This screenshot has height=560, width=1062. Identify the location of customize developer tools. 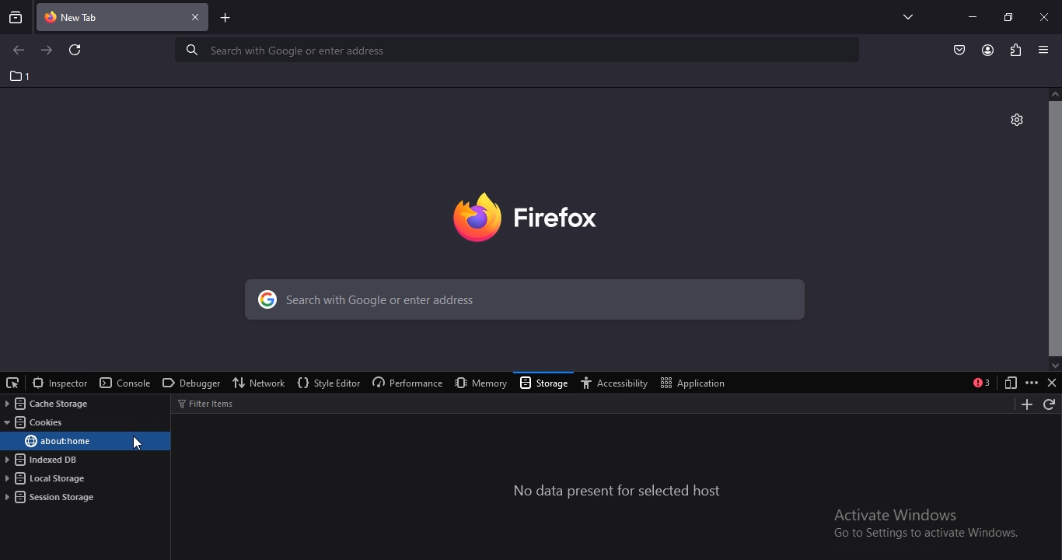
(1032, 383).